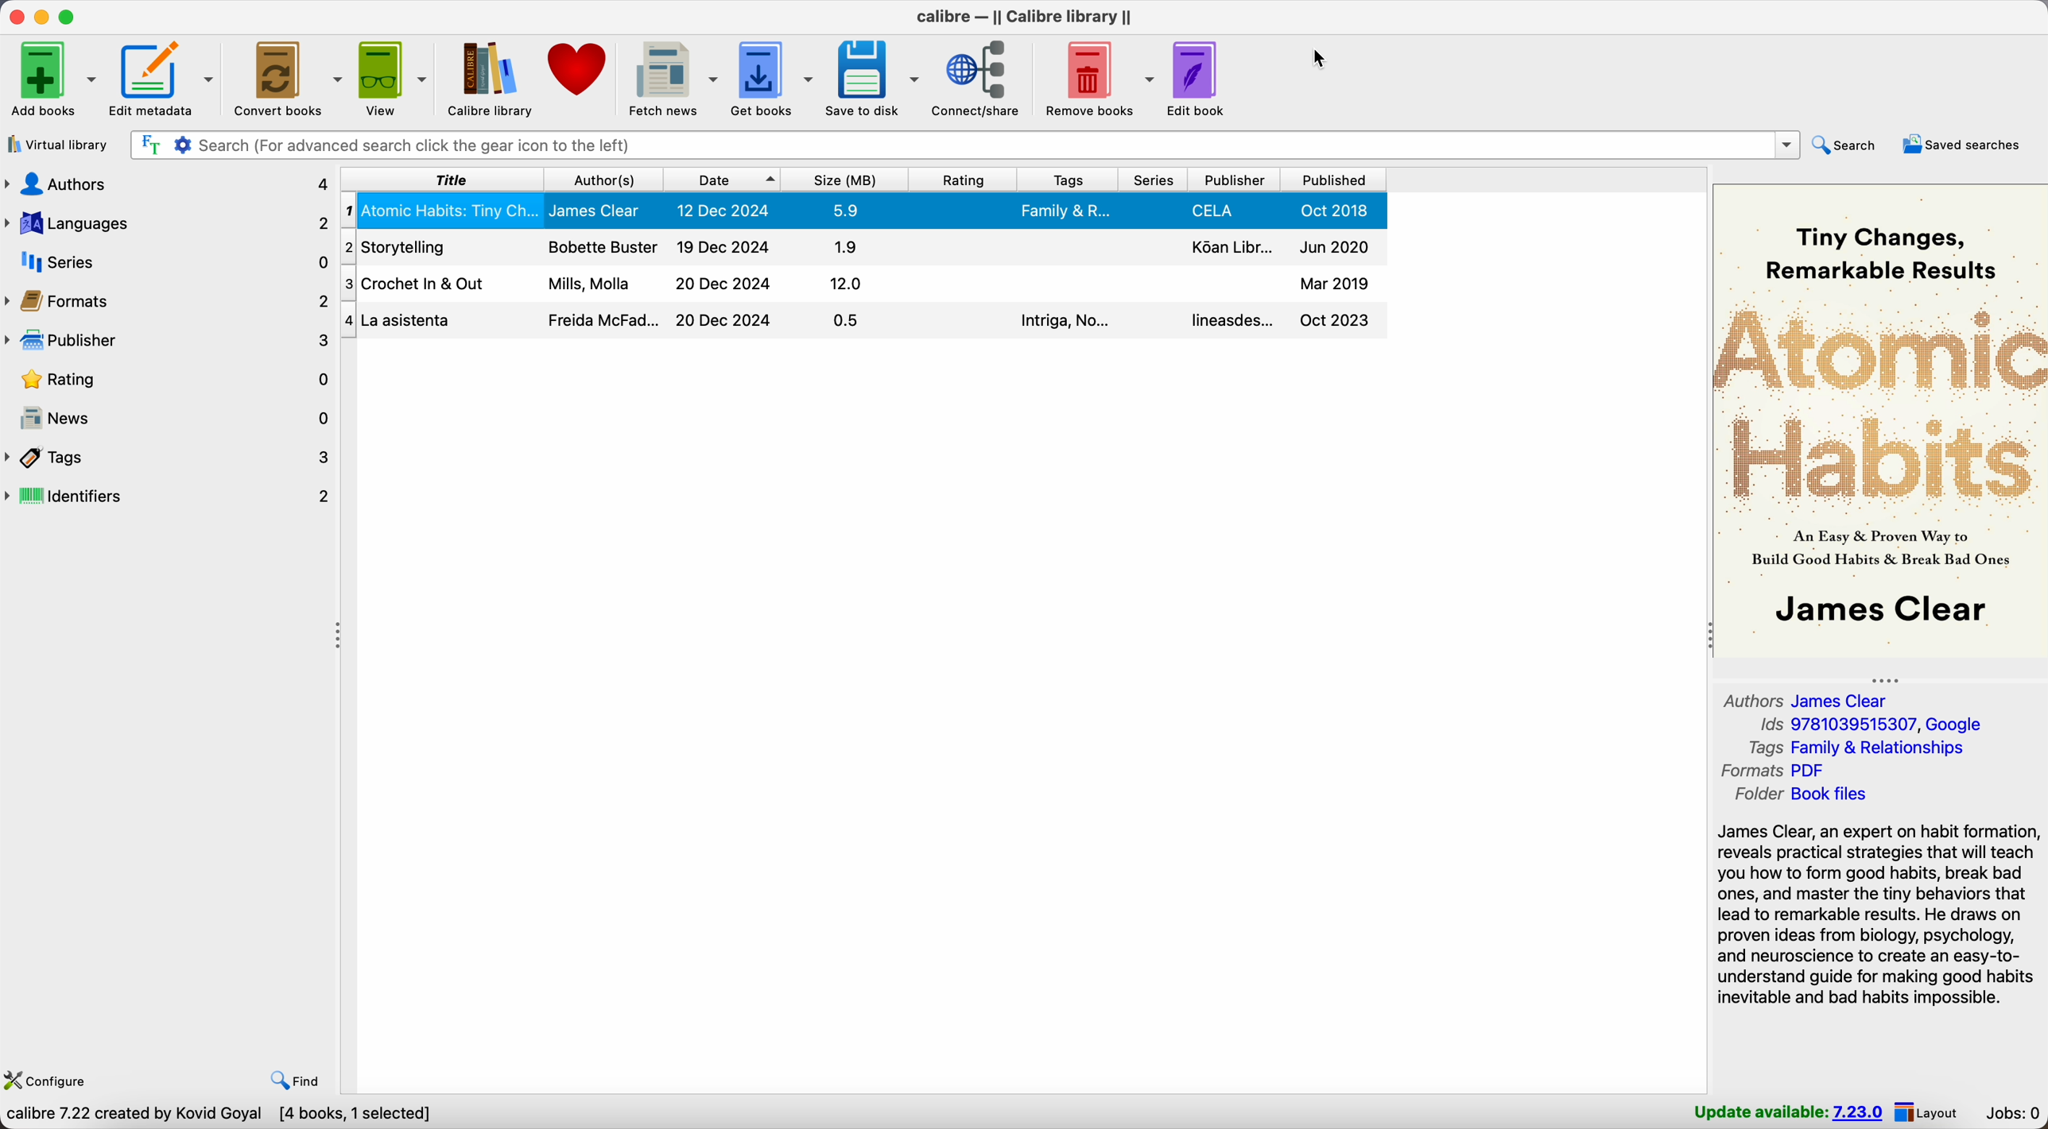  Describe the element at coordinates (965, 178) in the screenshot. I see `rating` at that location.